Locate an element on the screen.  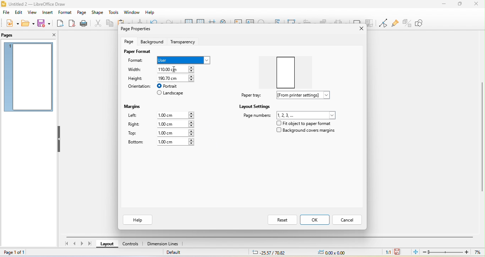
export is located at coordinates (60, 24).